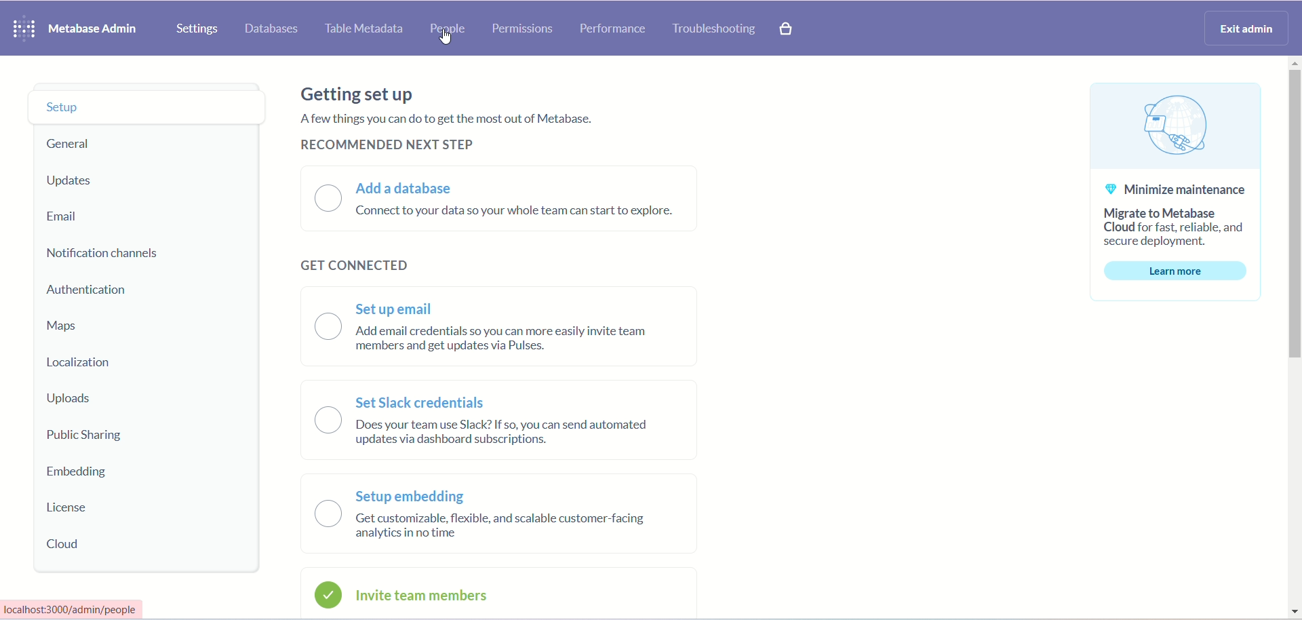 The width and height of the screenshot is (1302, 620). Describe the element at coordinates (64, 508) in the screenshot. I see `license` at that location.